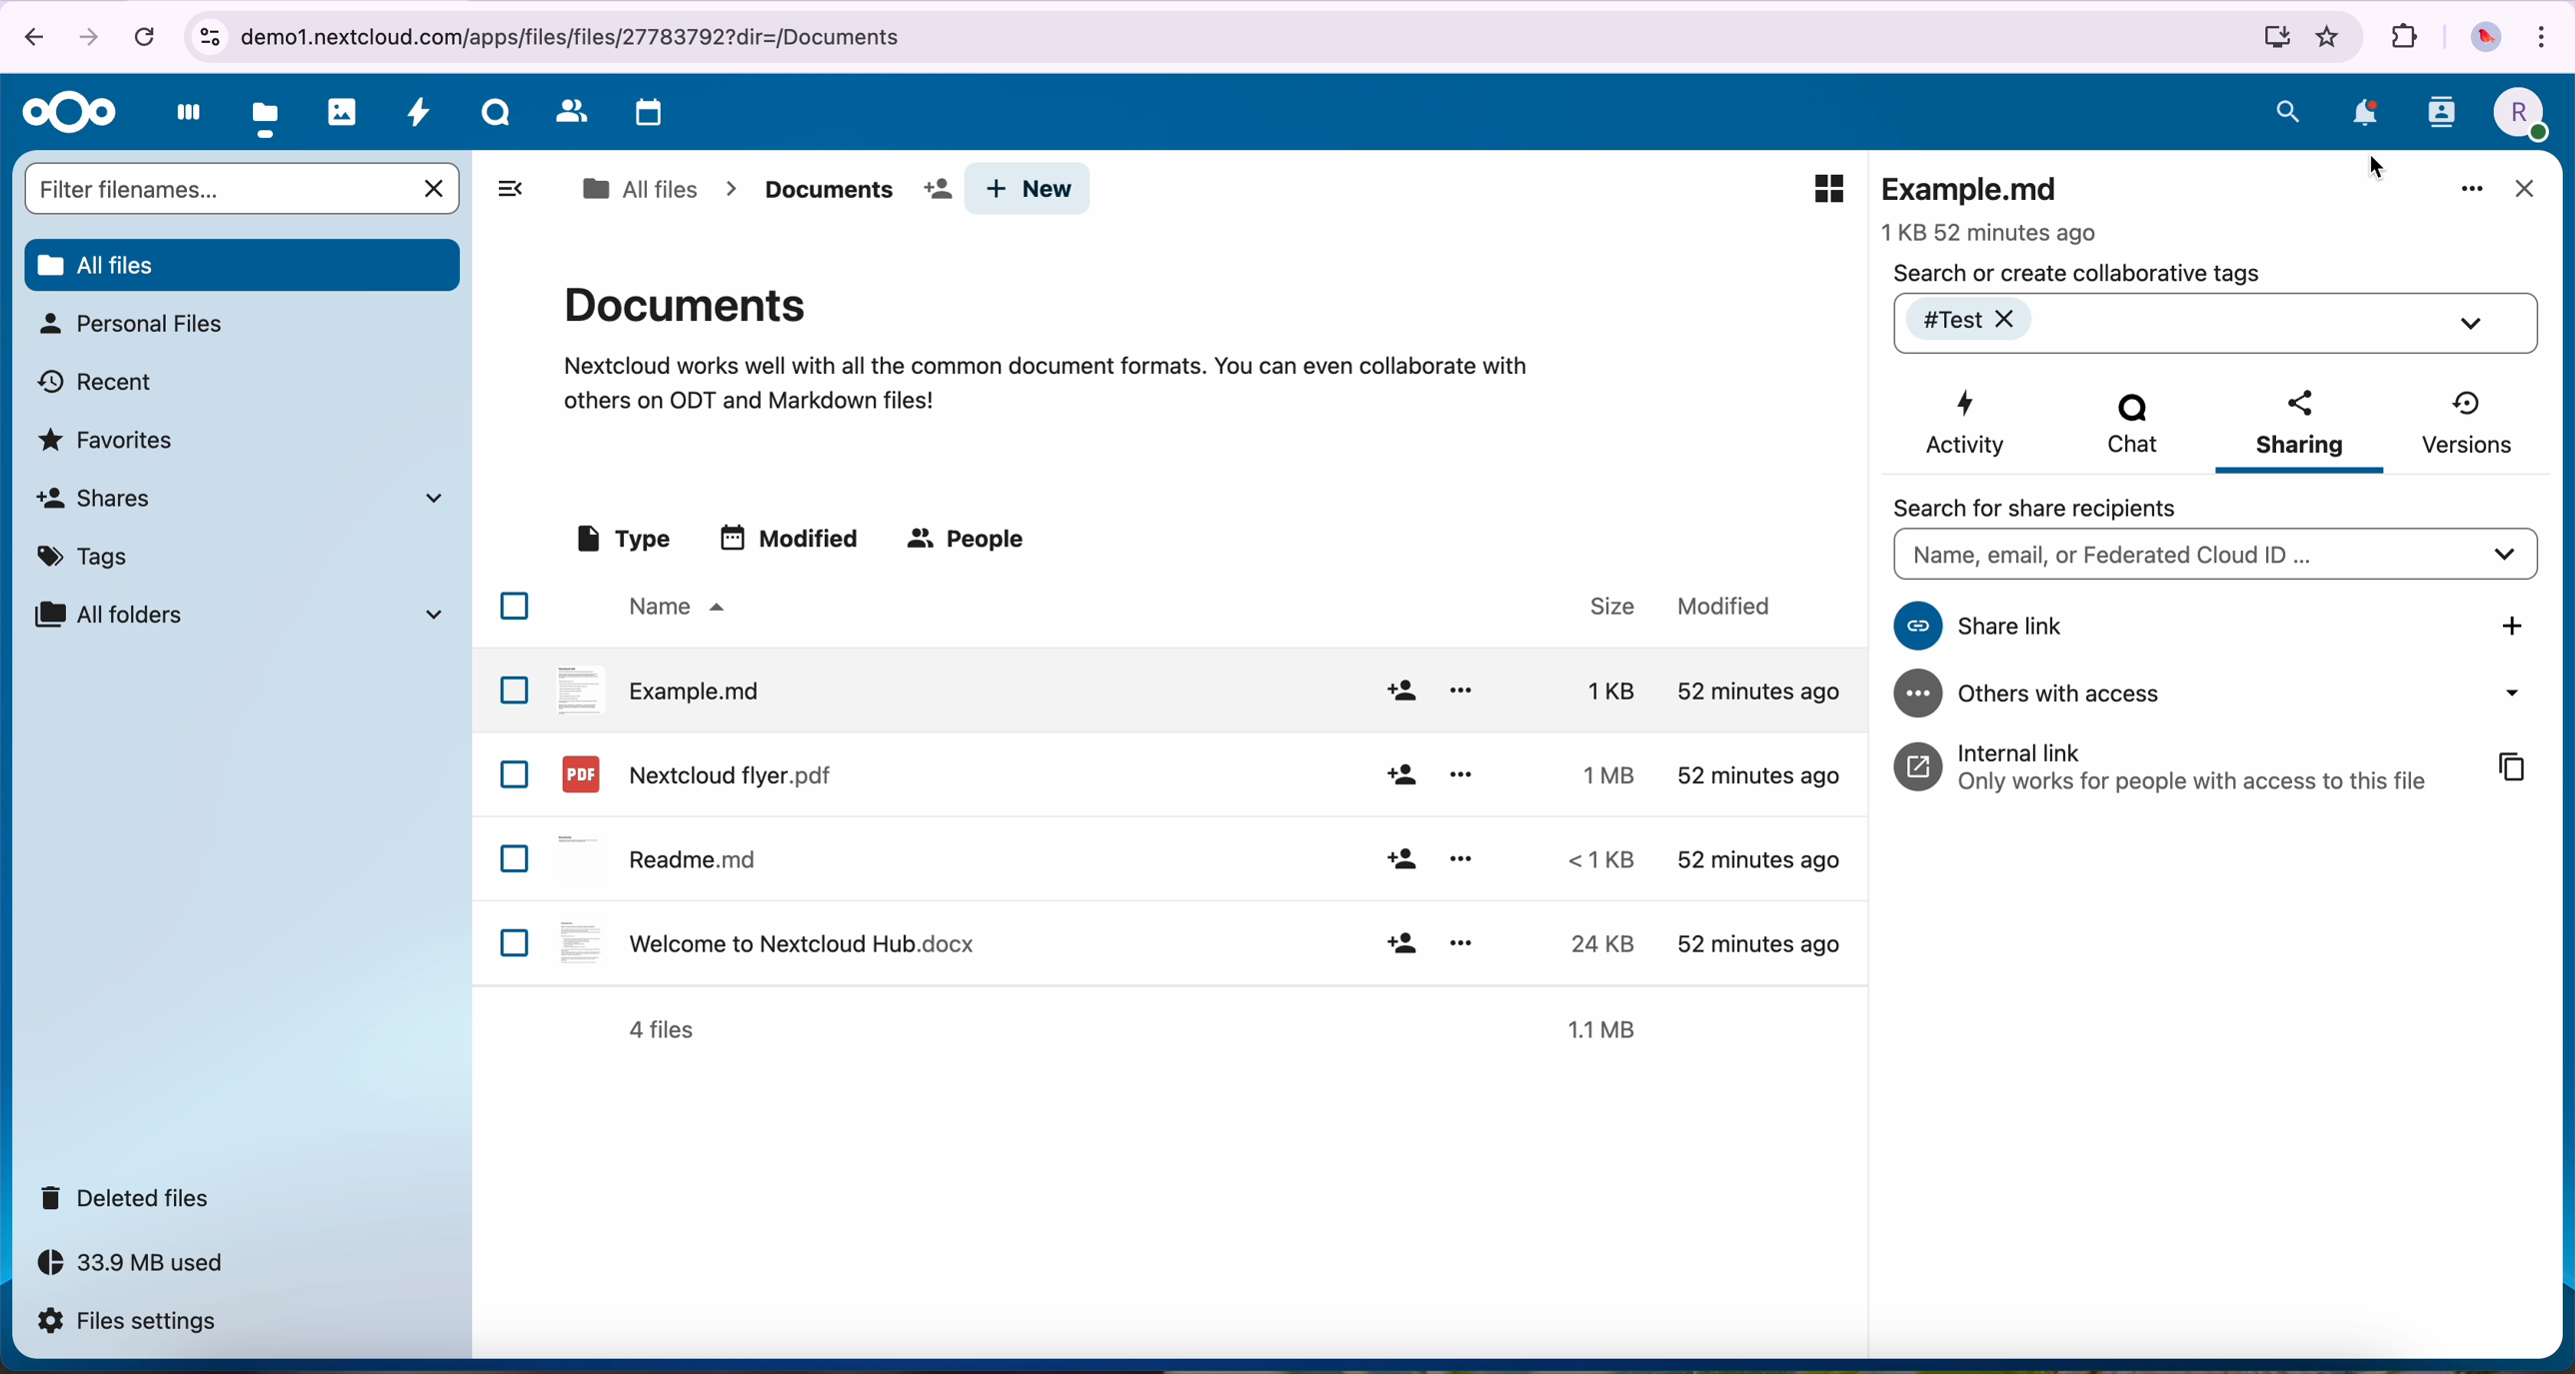  I want to click on new button, so click(1029, 189).